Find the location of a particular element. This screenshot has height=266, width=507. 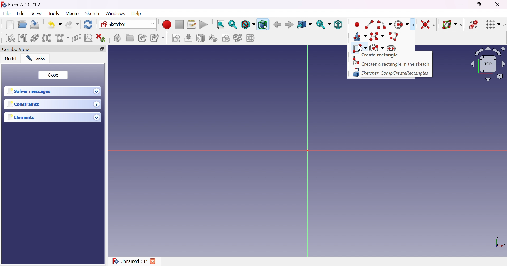

Execute macro is located at coordinates (204, 25).